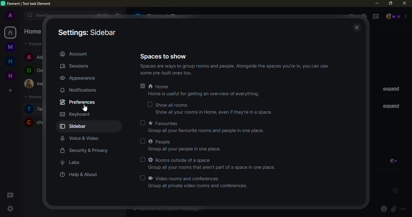 This screenshot has width=412, height=217. I want to click on help, so click(77, 175).